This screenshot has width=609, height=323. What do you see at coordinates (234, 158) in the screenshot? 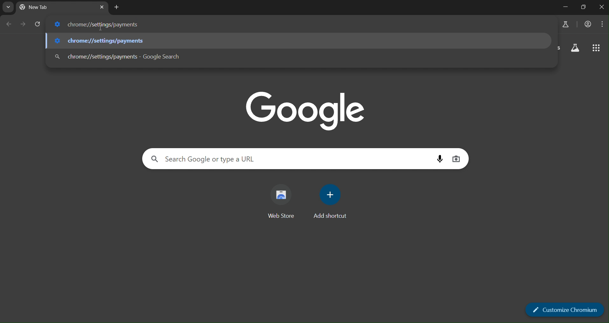
I see `search Google or type a URL` at bounding box center [234, 158].